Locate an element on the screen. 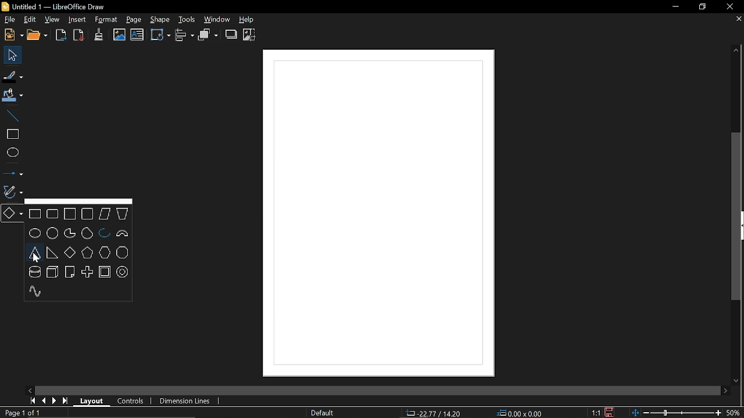  Line is located at coordinates (11, 115).